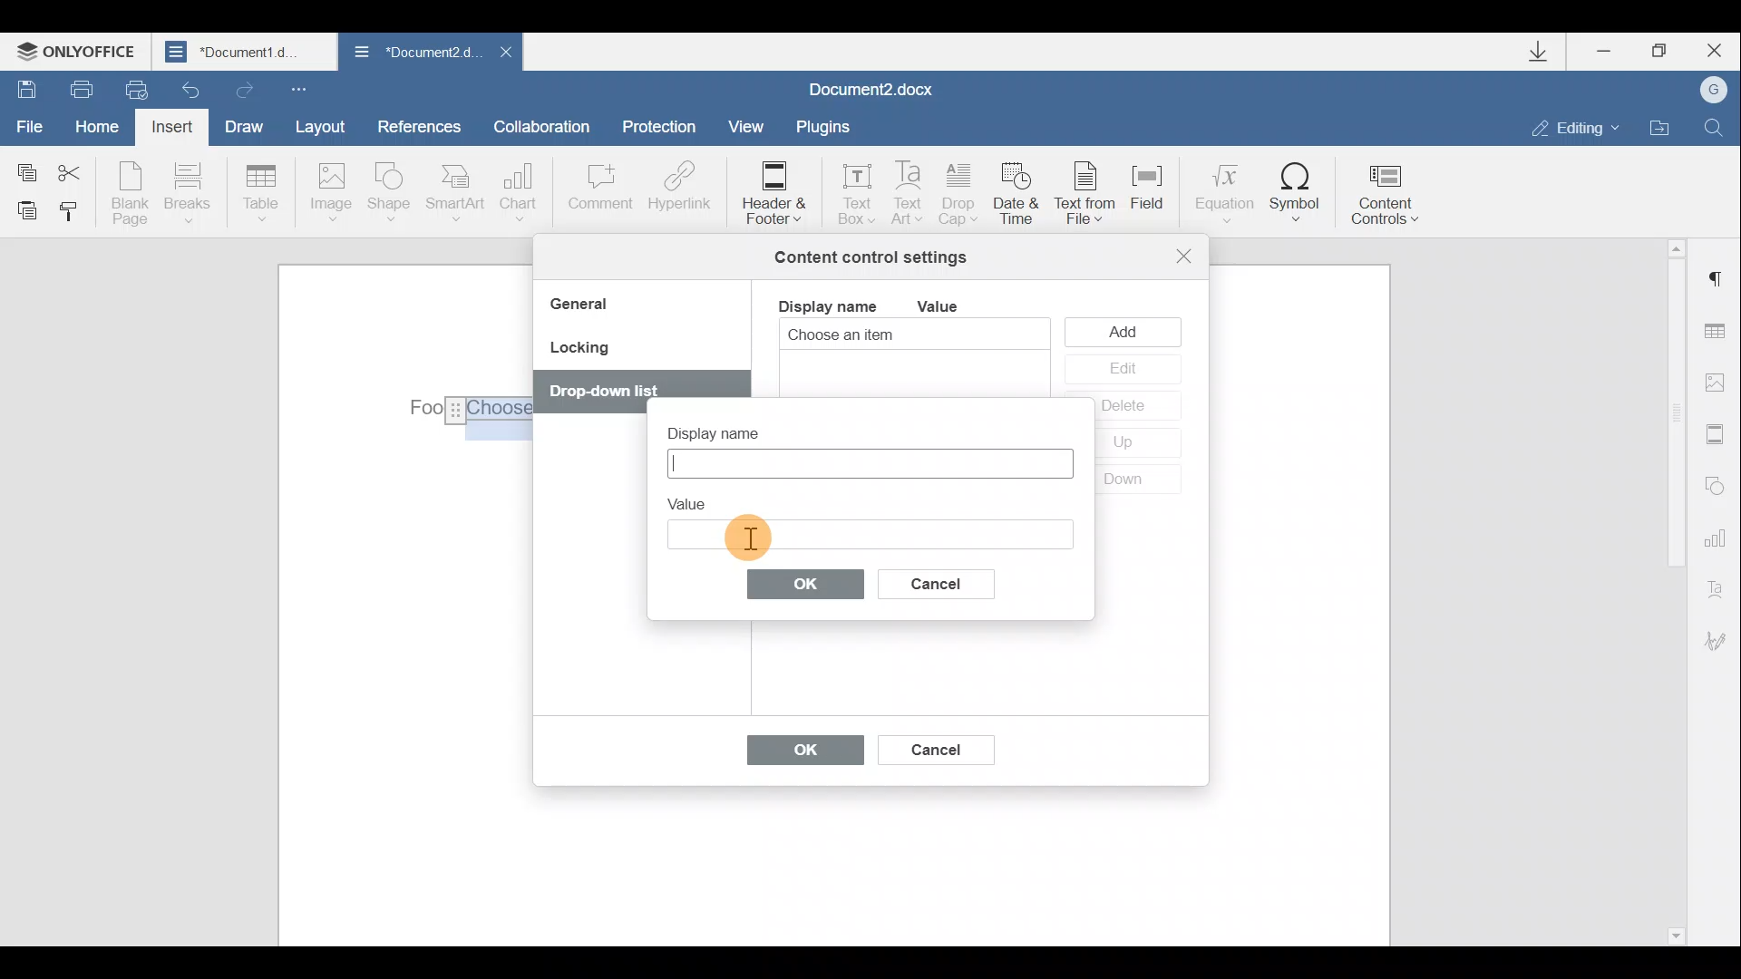 This screenshot has width=1741, height=979. What do you see at coordinates (456, 191) in the screenshot?
I see `SmartArt` at bounding box center [456, 191].